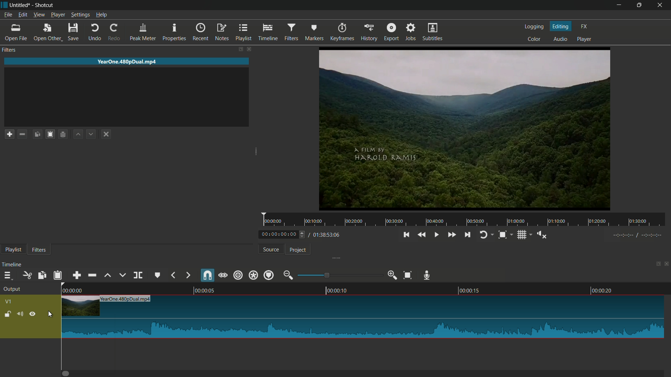 This screenshot has width=671, height=377. I want to click on toggle play or pause, so click(437, 235).